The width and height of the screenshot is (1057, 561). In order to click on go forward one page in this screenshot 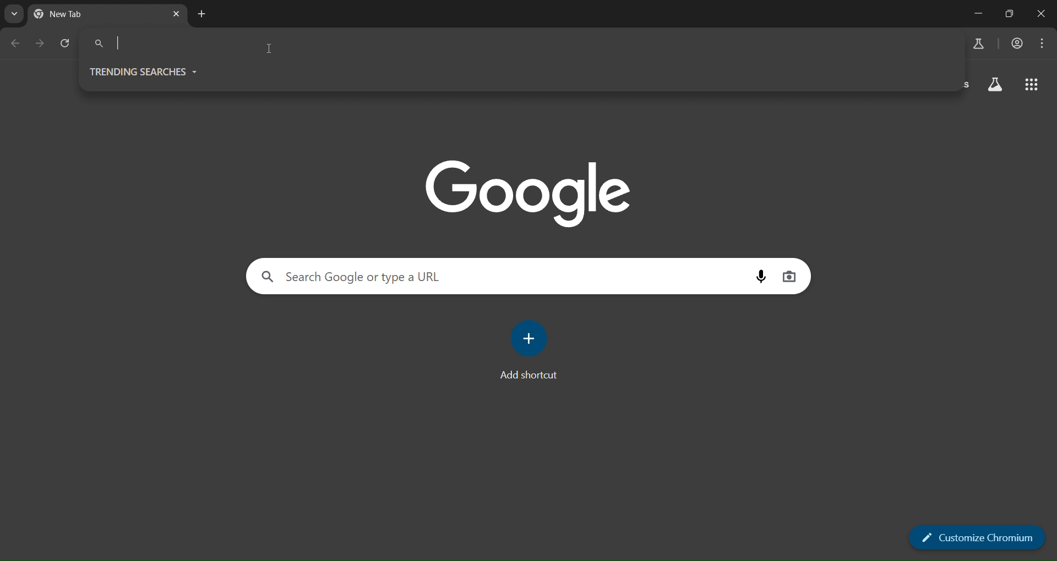, I will do `click(37, 43)`.